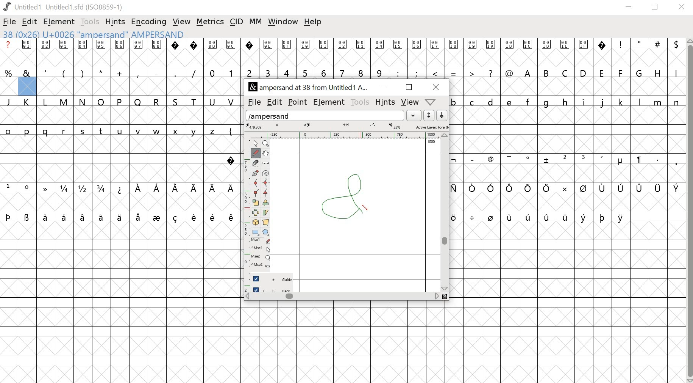 Image resolution: width=693 pixels, height=383 pixels. Describe the element at coordinates (83, 131) in the screenshot. I see `s` at that location.